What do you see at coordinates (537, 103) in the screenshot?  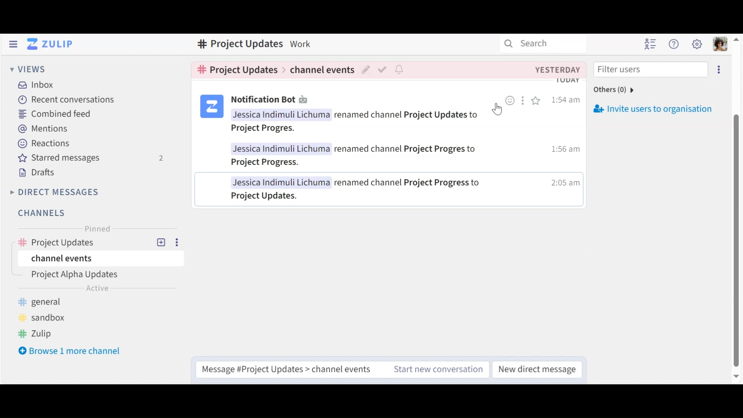 I see `Star message` at bounding box center [537, 103].